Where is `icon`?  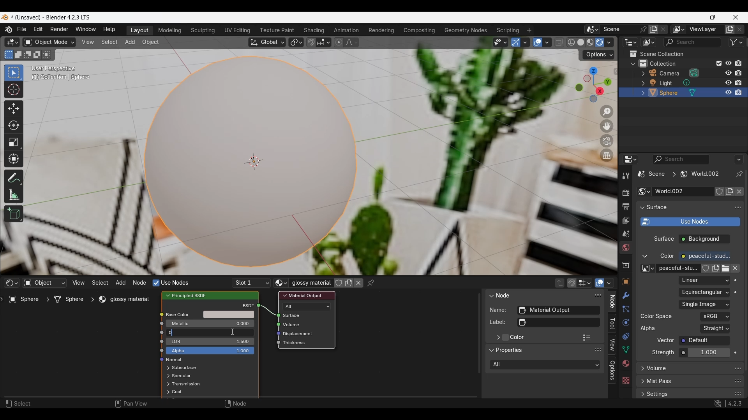 icon is located at coordinates (161, 314).